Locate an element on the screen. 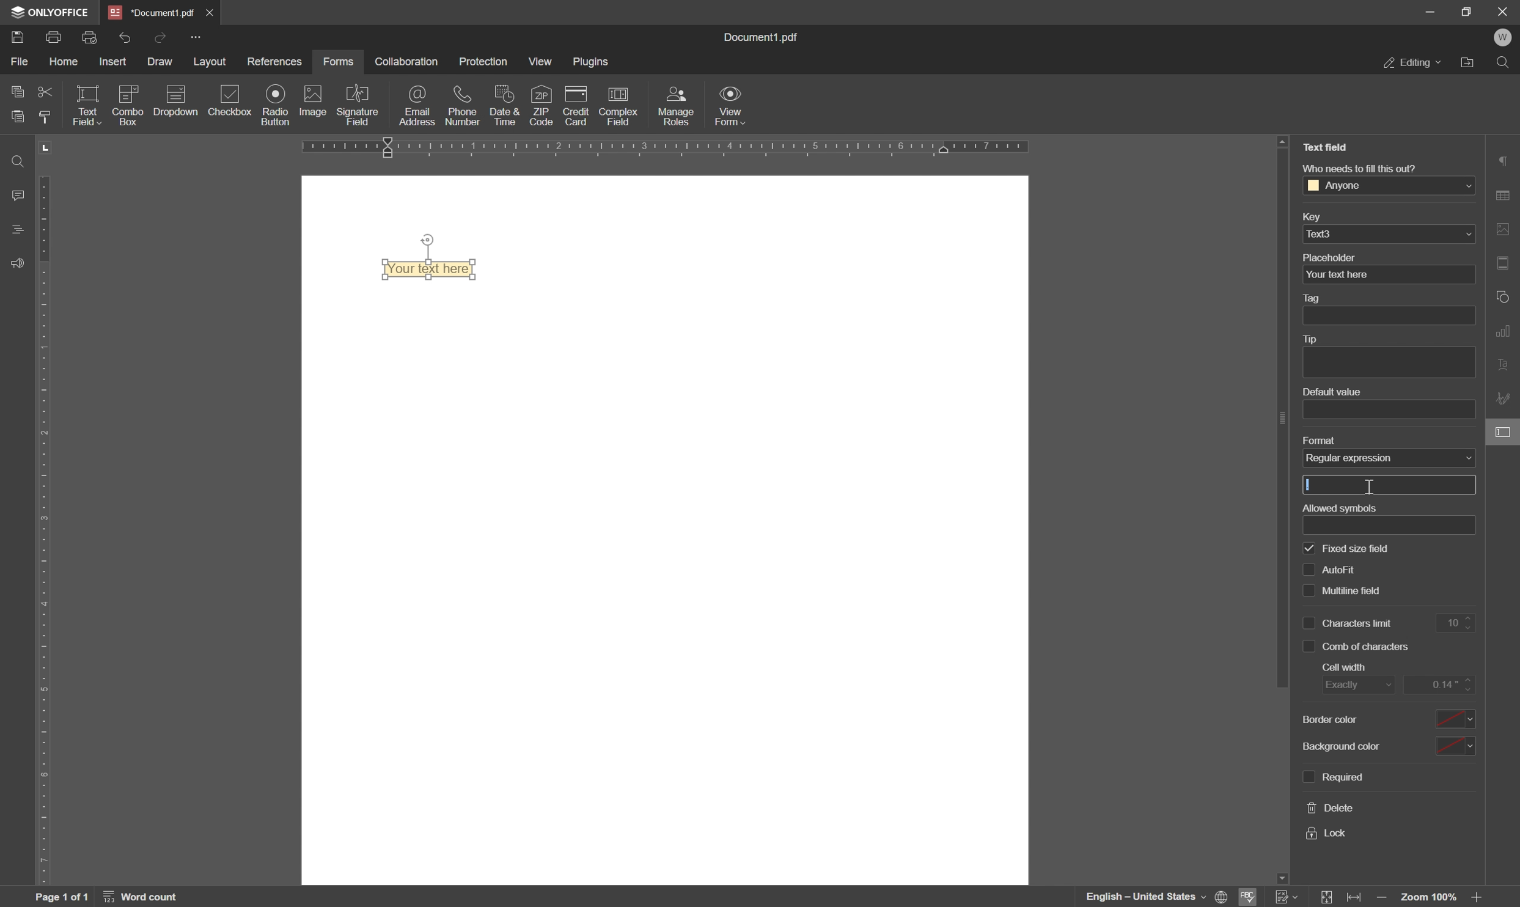 The height and width of the screenshot is (907, 1520). text field is located at coordinates (86, 105).